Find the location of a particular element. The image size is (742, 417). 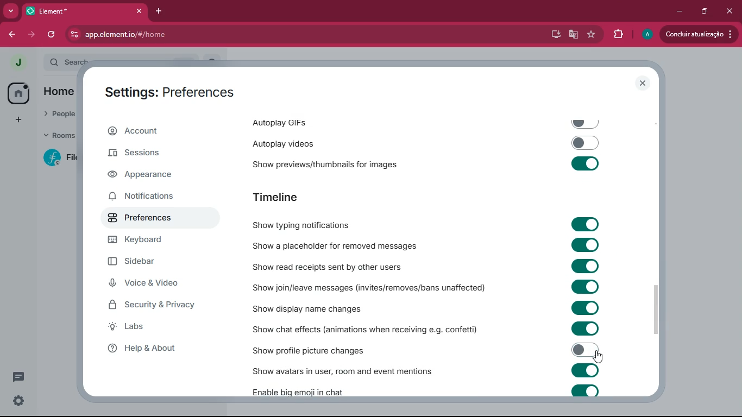

autoplay videos is located at coordinates (422, 144).